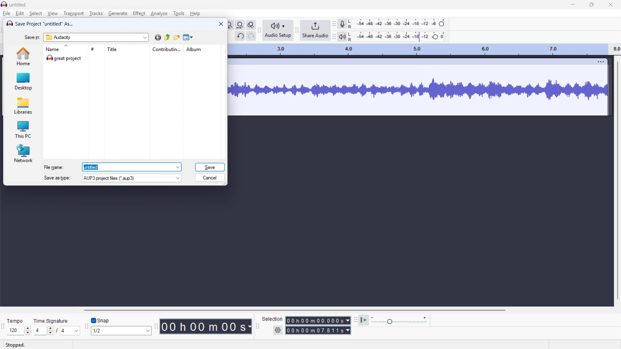 The image size is (621, 349). Describe the element at coordinates (158, 37) in the screenshot. I see `go back` at that location.